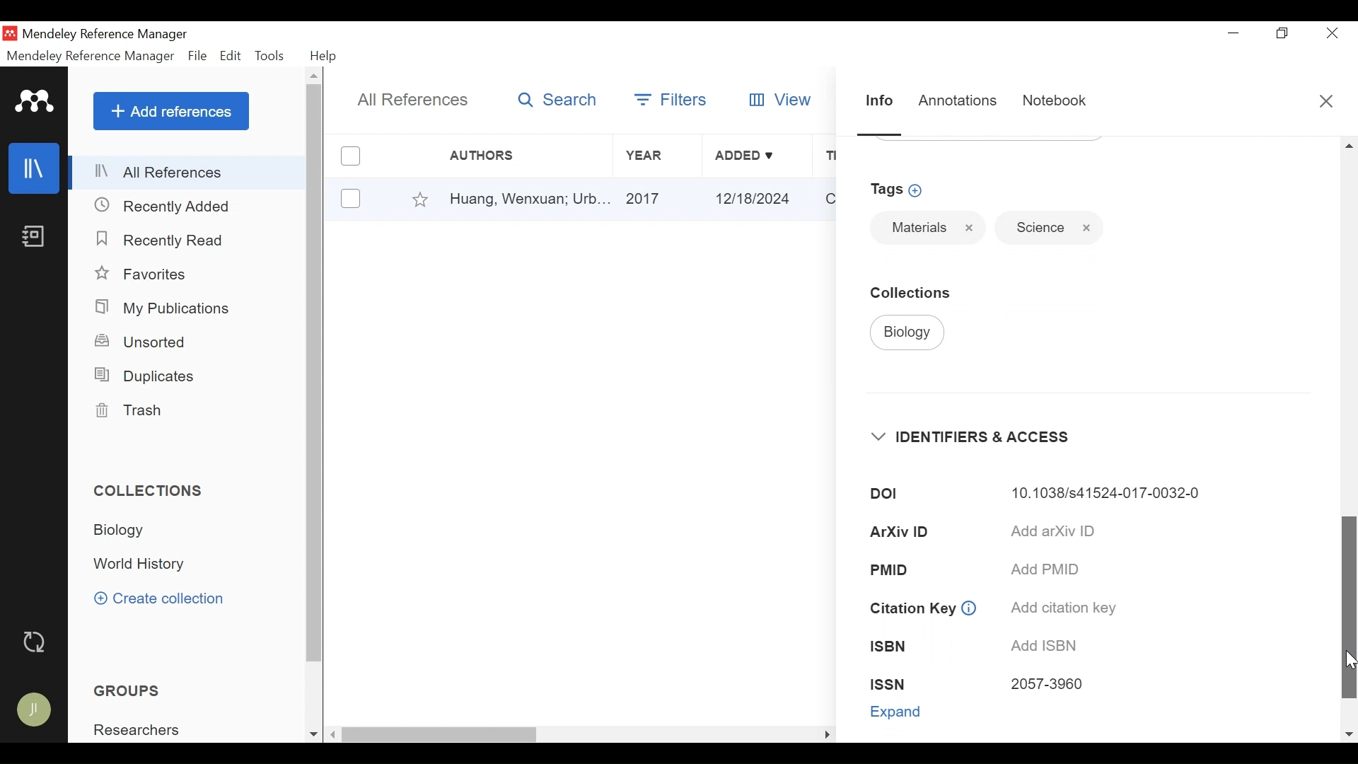  I want to click on Annotations, so click(957, 100).